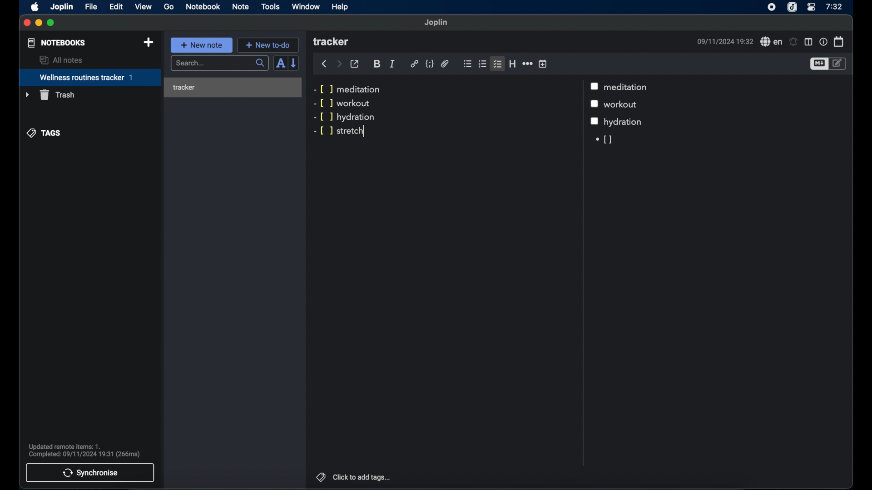 The image size is (872, 490). Describe the element at coordinates (355, 64) in the screenshot. I see `toggle external editor` at that location.